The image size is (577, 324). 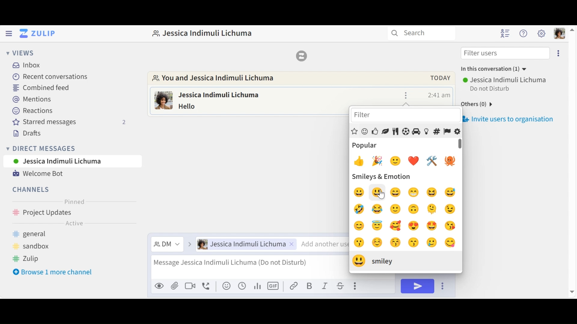 I want to click on message, so click(x=196, y=106).